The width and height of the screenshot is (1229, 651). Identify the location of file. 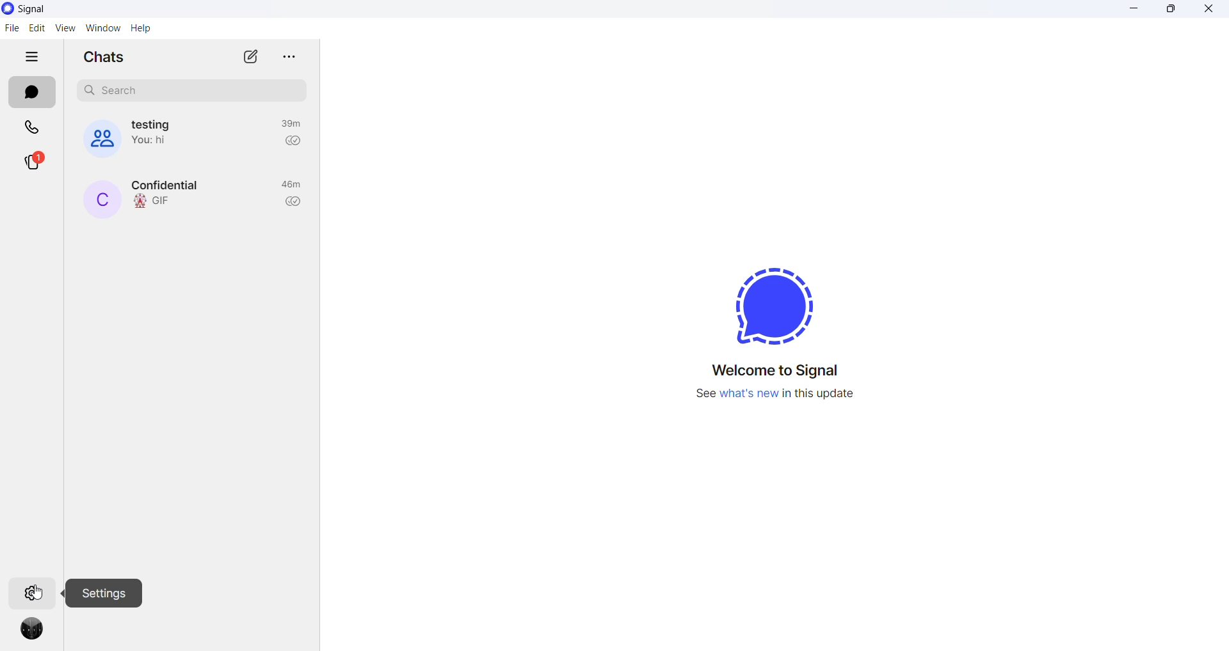
(12, 28).